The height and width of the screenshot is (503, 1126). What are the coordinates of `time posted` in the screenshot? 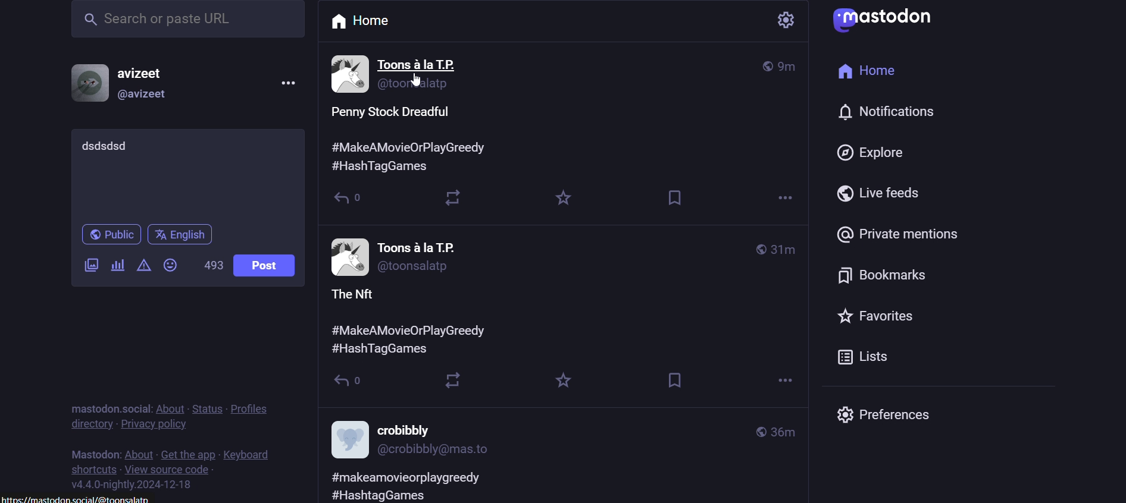 It's located at (790, 62).